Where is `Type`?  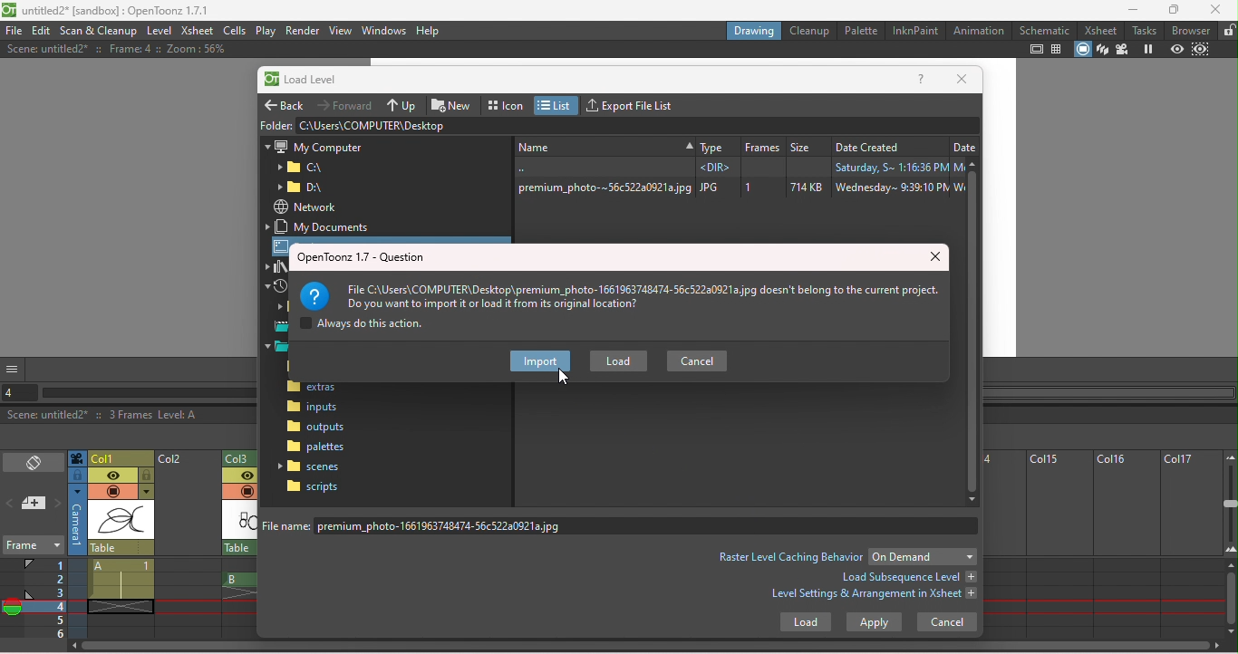
Type is located at coordinates (716, 144).